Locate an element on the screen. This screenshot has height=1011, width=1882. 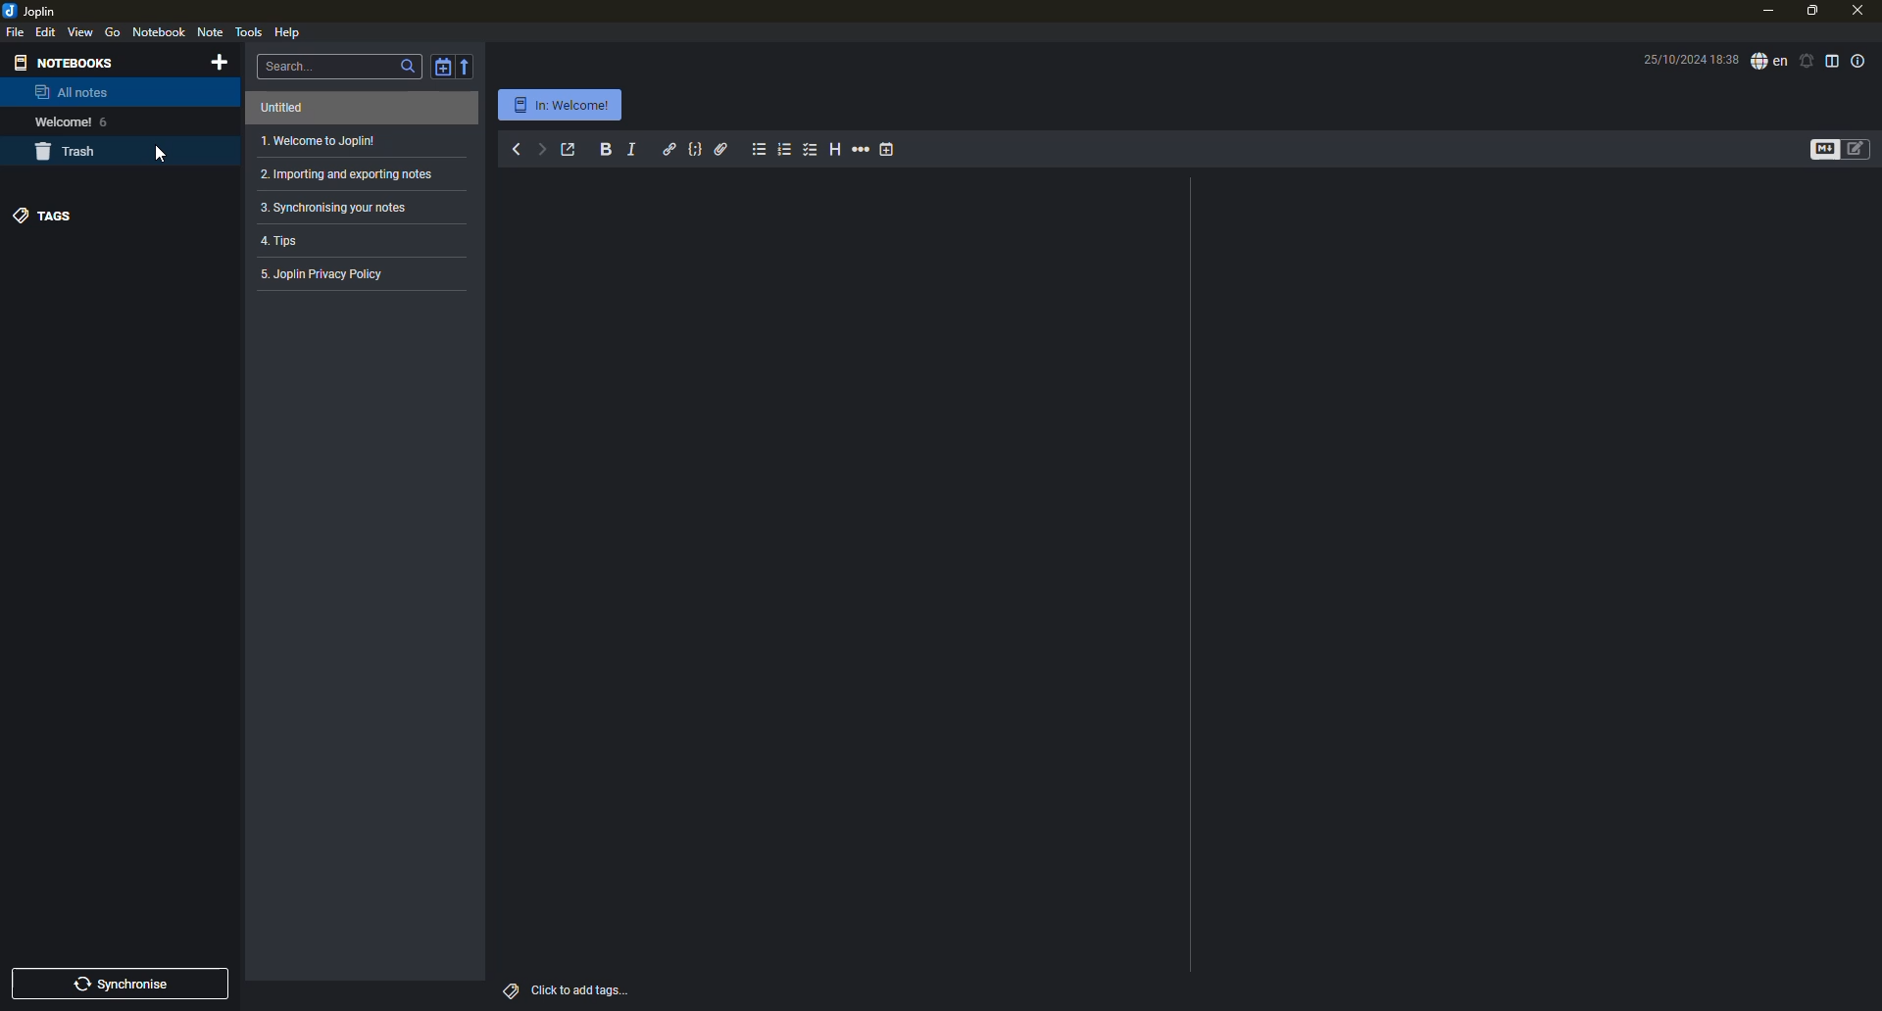
forward is located at coordinates (542, 149).